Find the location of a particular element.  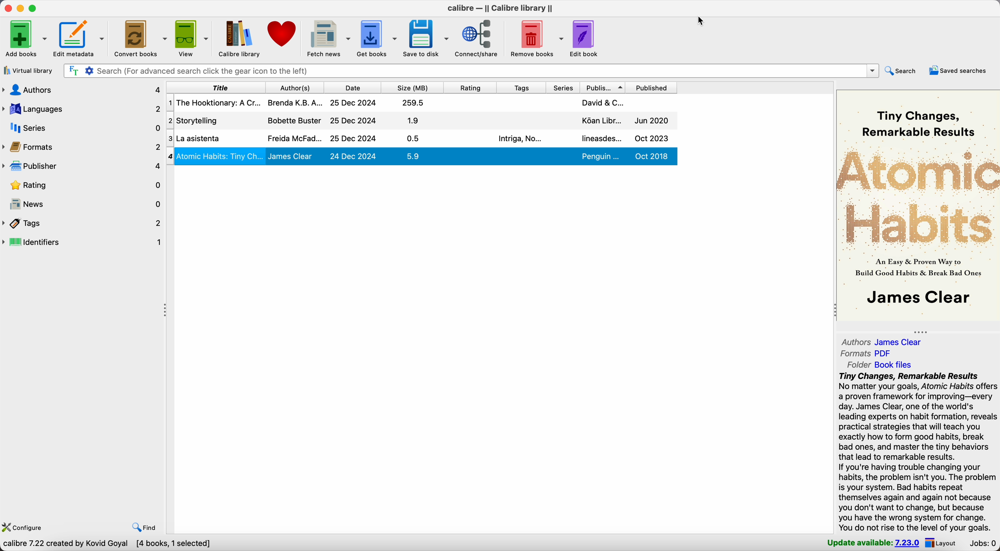

toggle expand/contract is located at coordinates (835, 309).